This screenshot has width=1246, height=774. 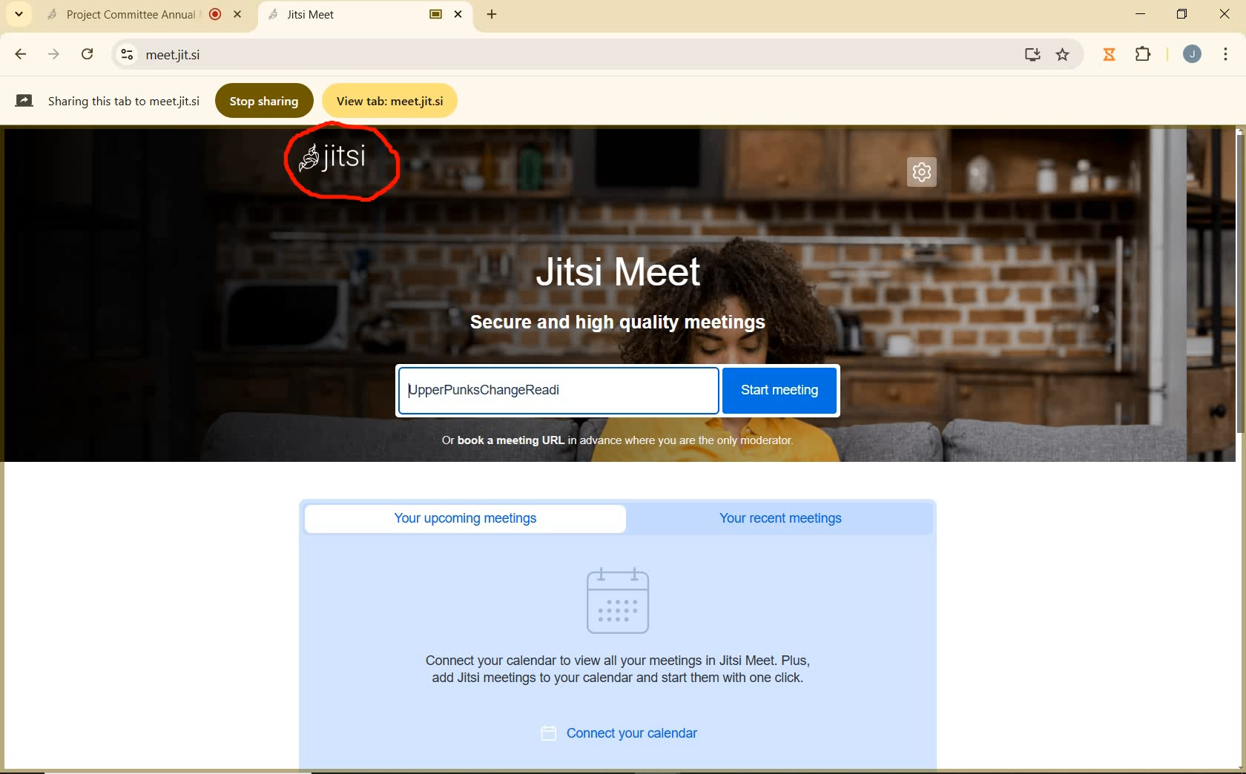 What do you see at coordinates (1193, 54) in the screenshot?
I see `ACCOUNT` at bounding box center [1193, 54].